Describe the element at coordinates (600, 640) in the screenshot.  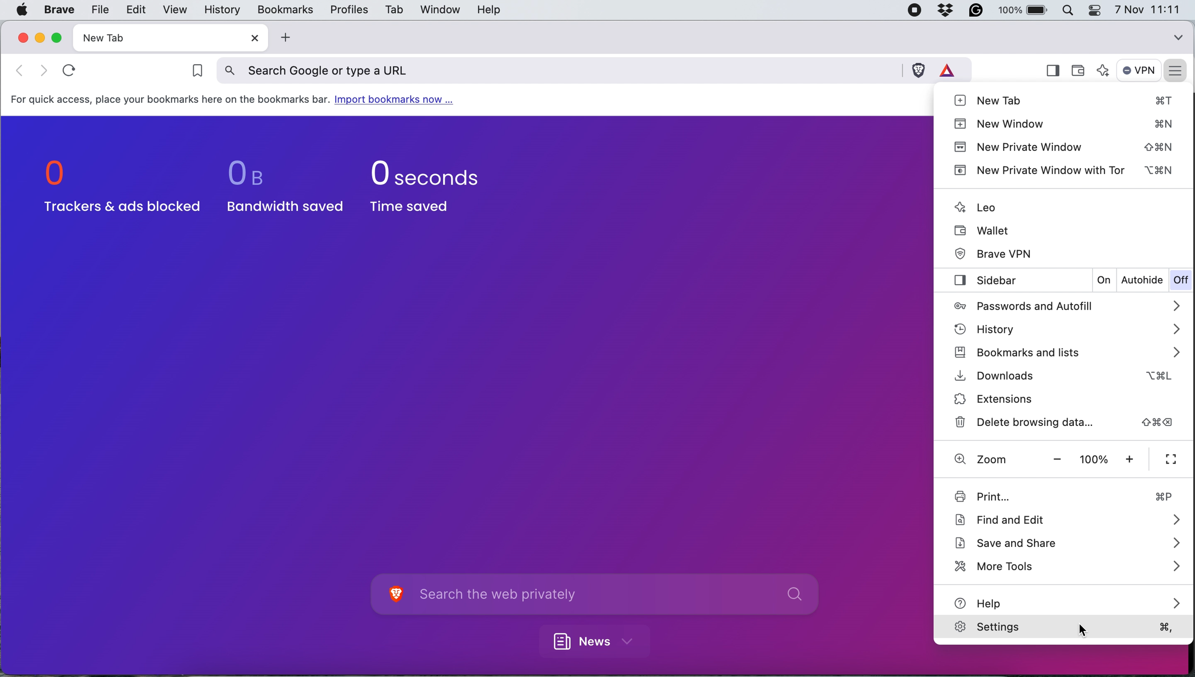
I see `news` at that location.